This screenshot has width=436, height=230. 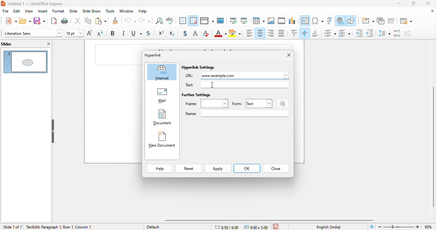 What do you see at coordinates (237, 114) in the screenshot?
I see `name` at bounding box center [237, 114].